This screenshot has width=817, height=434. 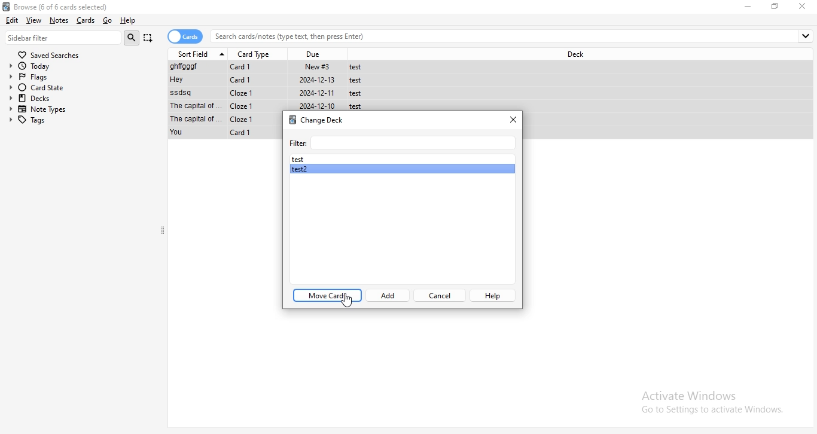 What do you see at coordinates (273, 93) in the screenshot?
I see `File` at bounding box center [273, 93].